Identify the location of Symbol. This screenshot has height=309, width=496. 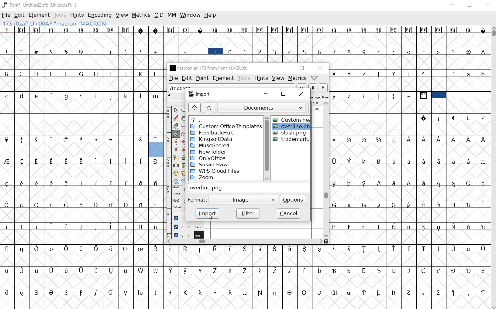
(157, 248).